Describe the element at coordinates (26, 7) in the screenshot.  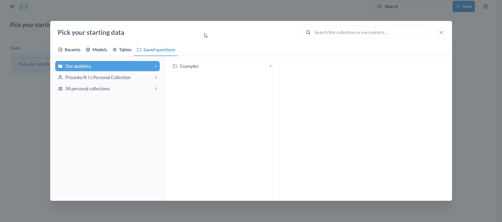
I see `logo` at that location.